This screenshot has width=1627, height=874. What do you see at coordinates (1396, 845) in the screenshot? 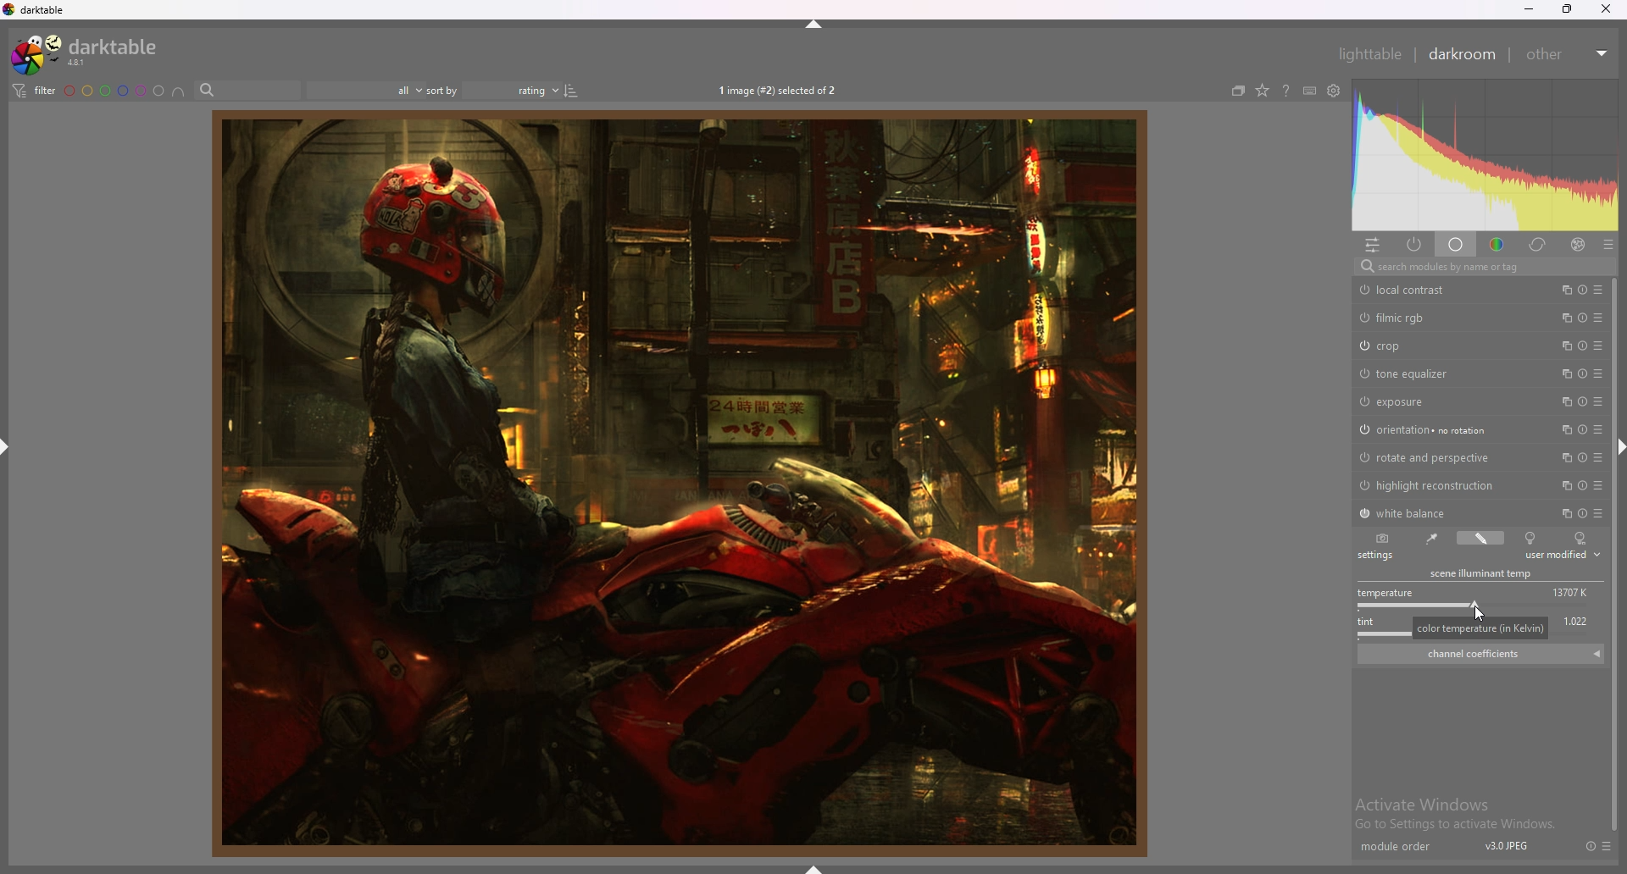
I see `module order` at bounding box center [1396, 845].